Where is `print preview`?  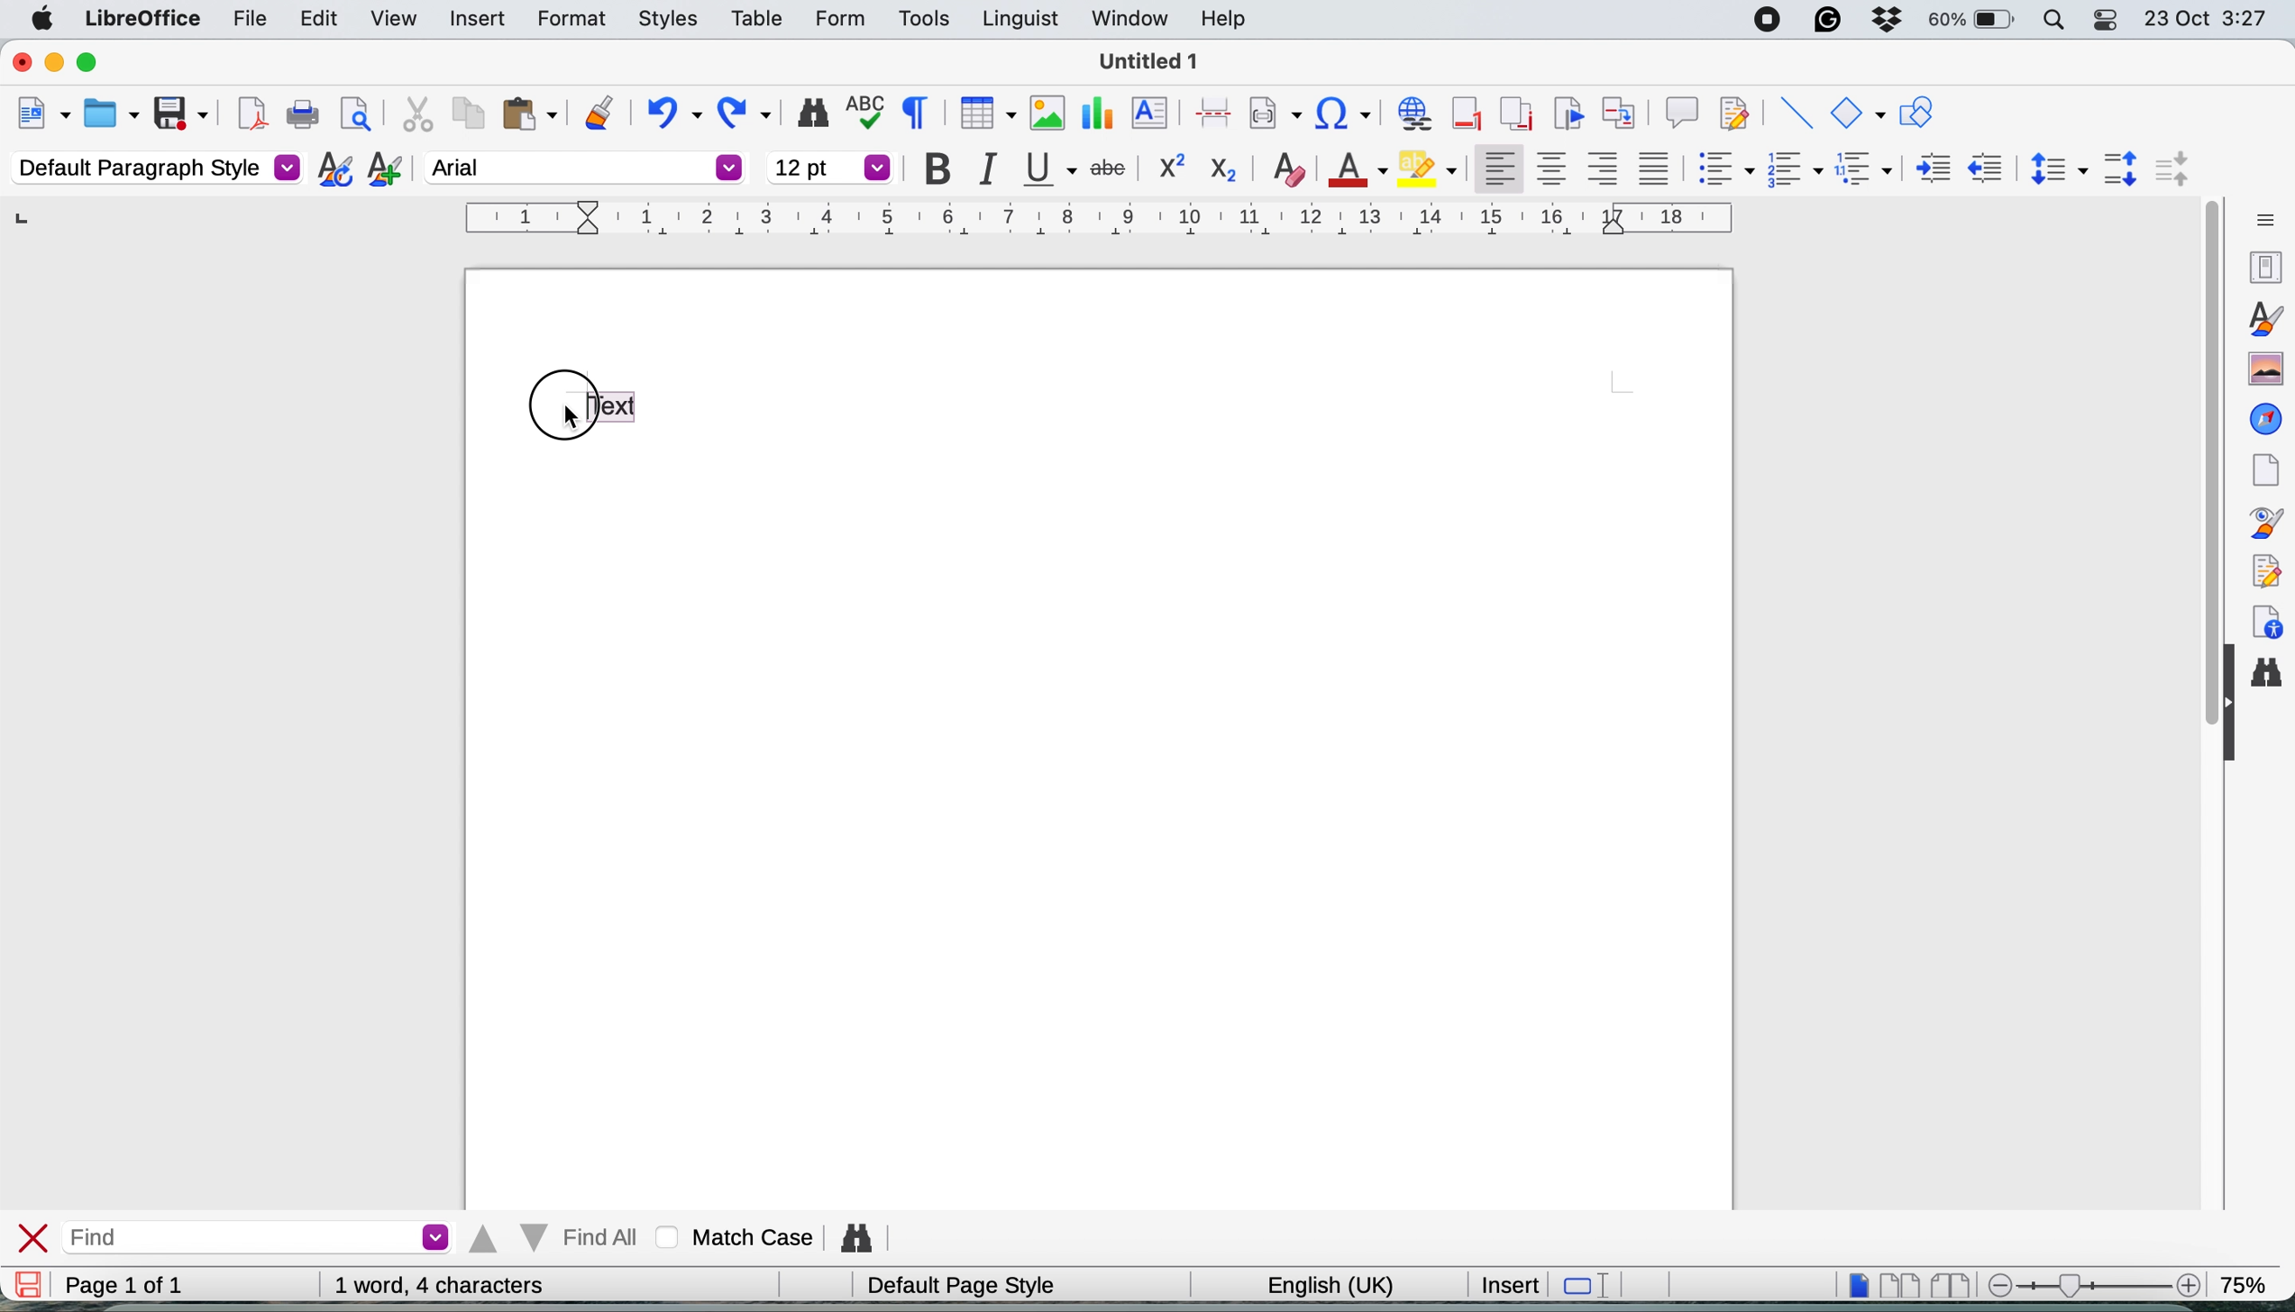
print preview is located at coordinates (354, 117).